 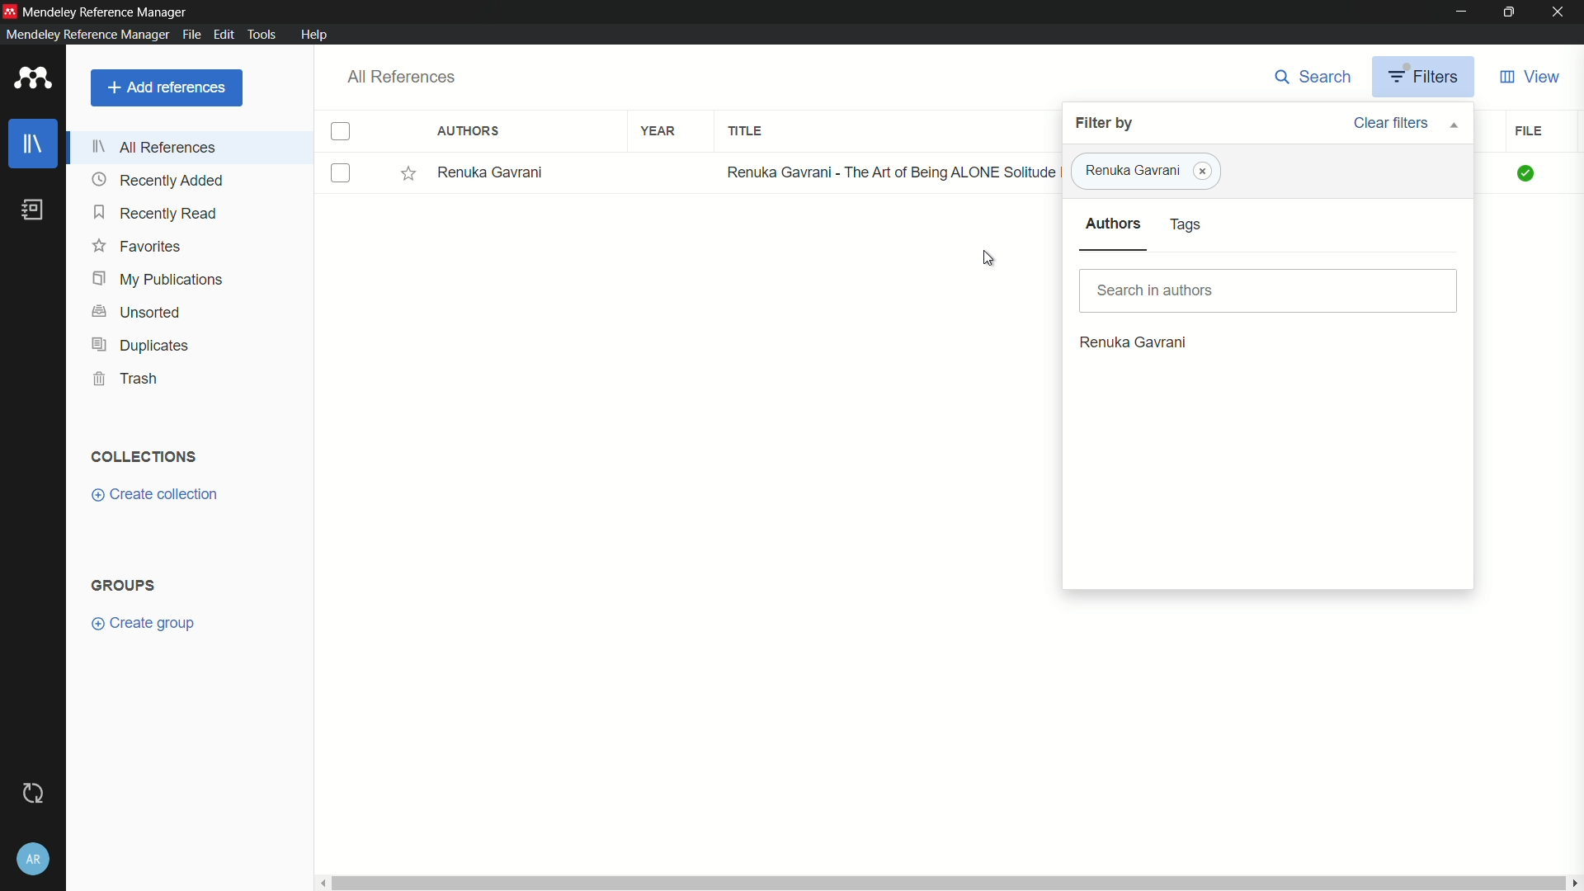 I want to click on clear filters, so click(x=1404, y=124).